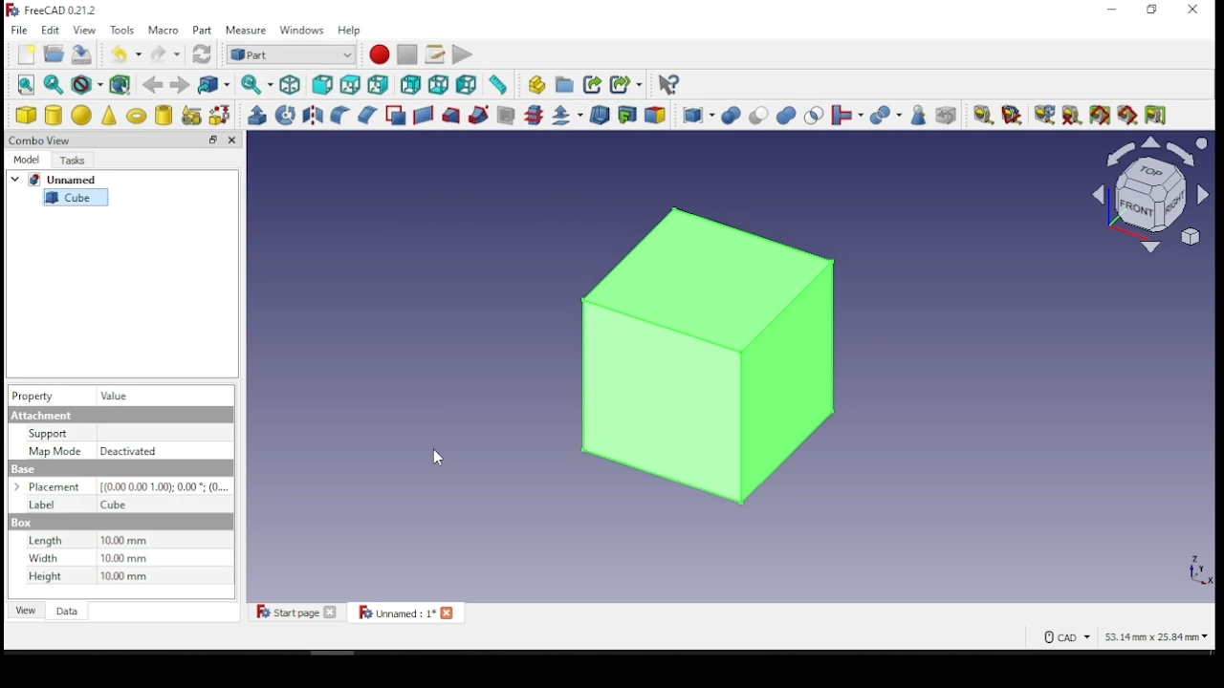 The width and height of the screenshot is (1224, 688). Describe the element at coordinates (600, 116) in the screenshot. I see `thickness` at that location.